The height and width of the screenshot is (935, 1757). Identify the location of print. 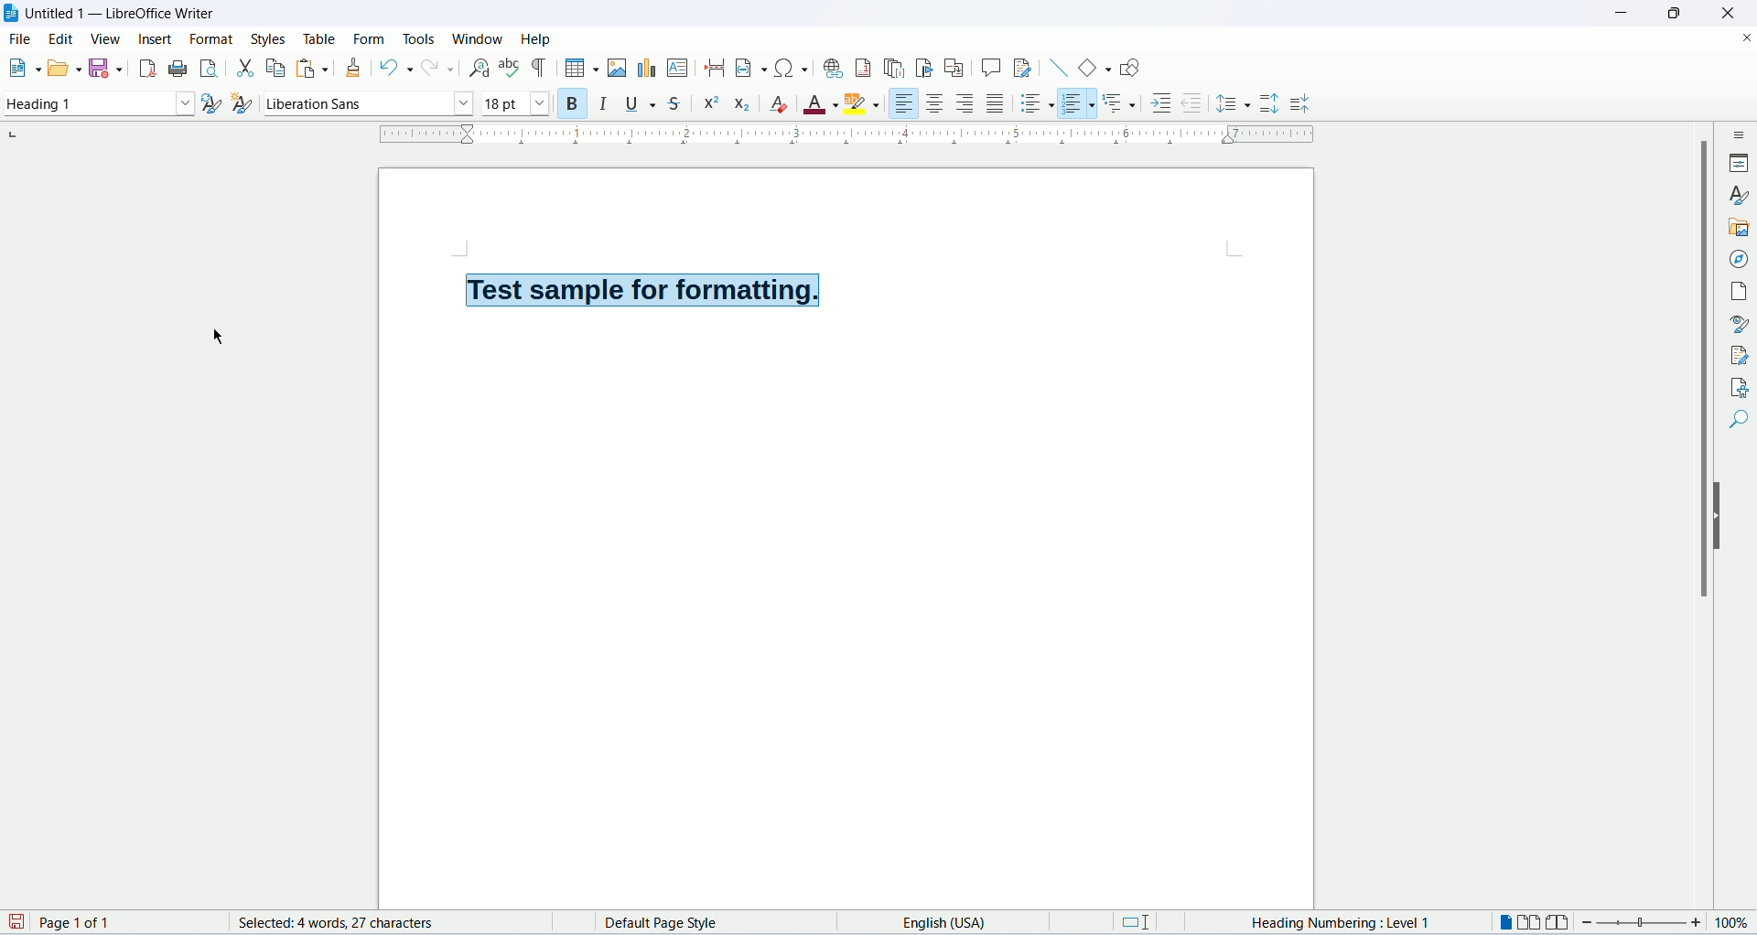
(178, 67).